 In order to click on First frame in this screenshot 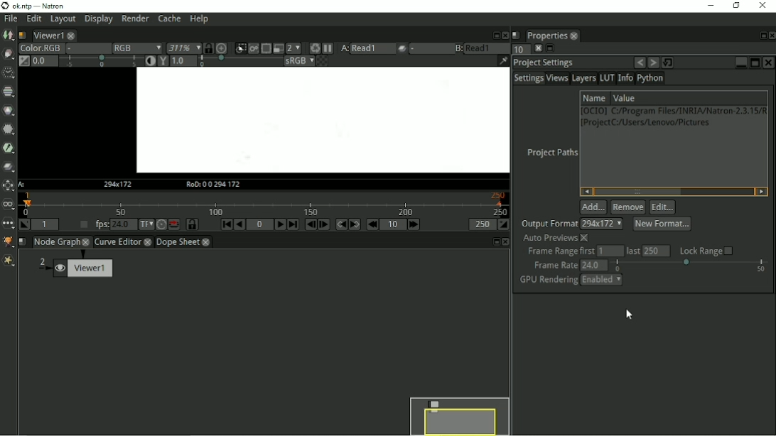, I will do `click(227, 224)`.